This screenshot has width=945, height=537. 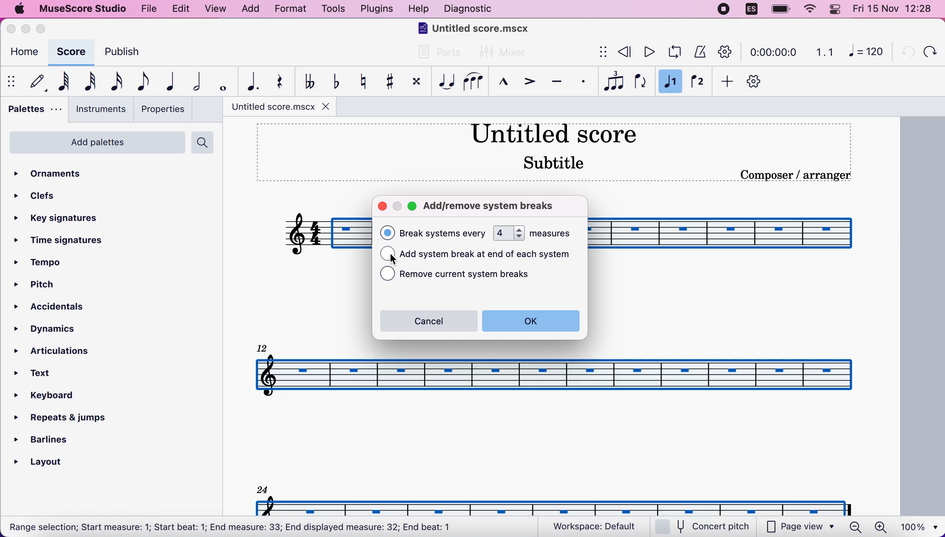 What do you see at coordinates (98, 109) in the screenshot?
I see `instruments` at bounding box center [98, 109].